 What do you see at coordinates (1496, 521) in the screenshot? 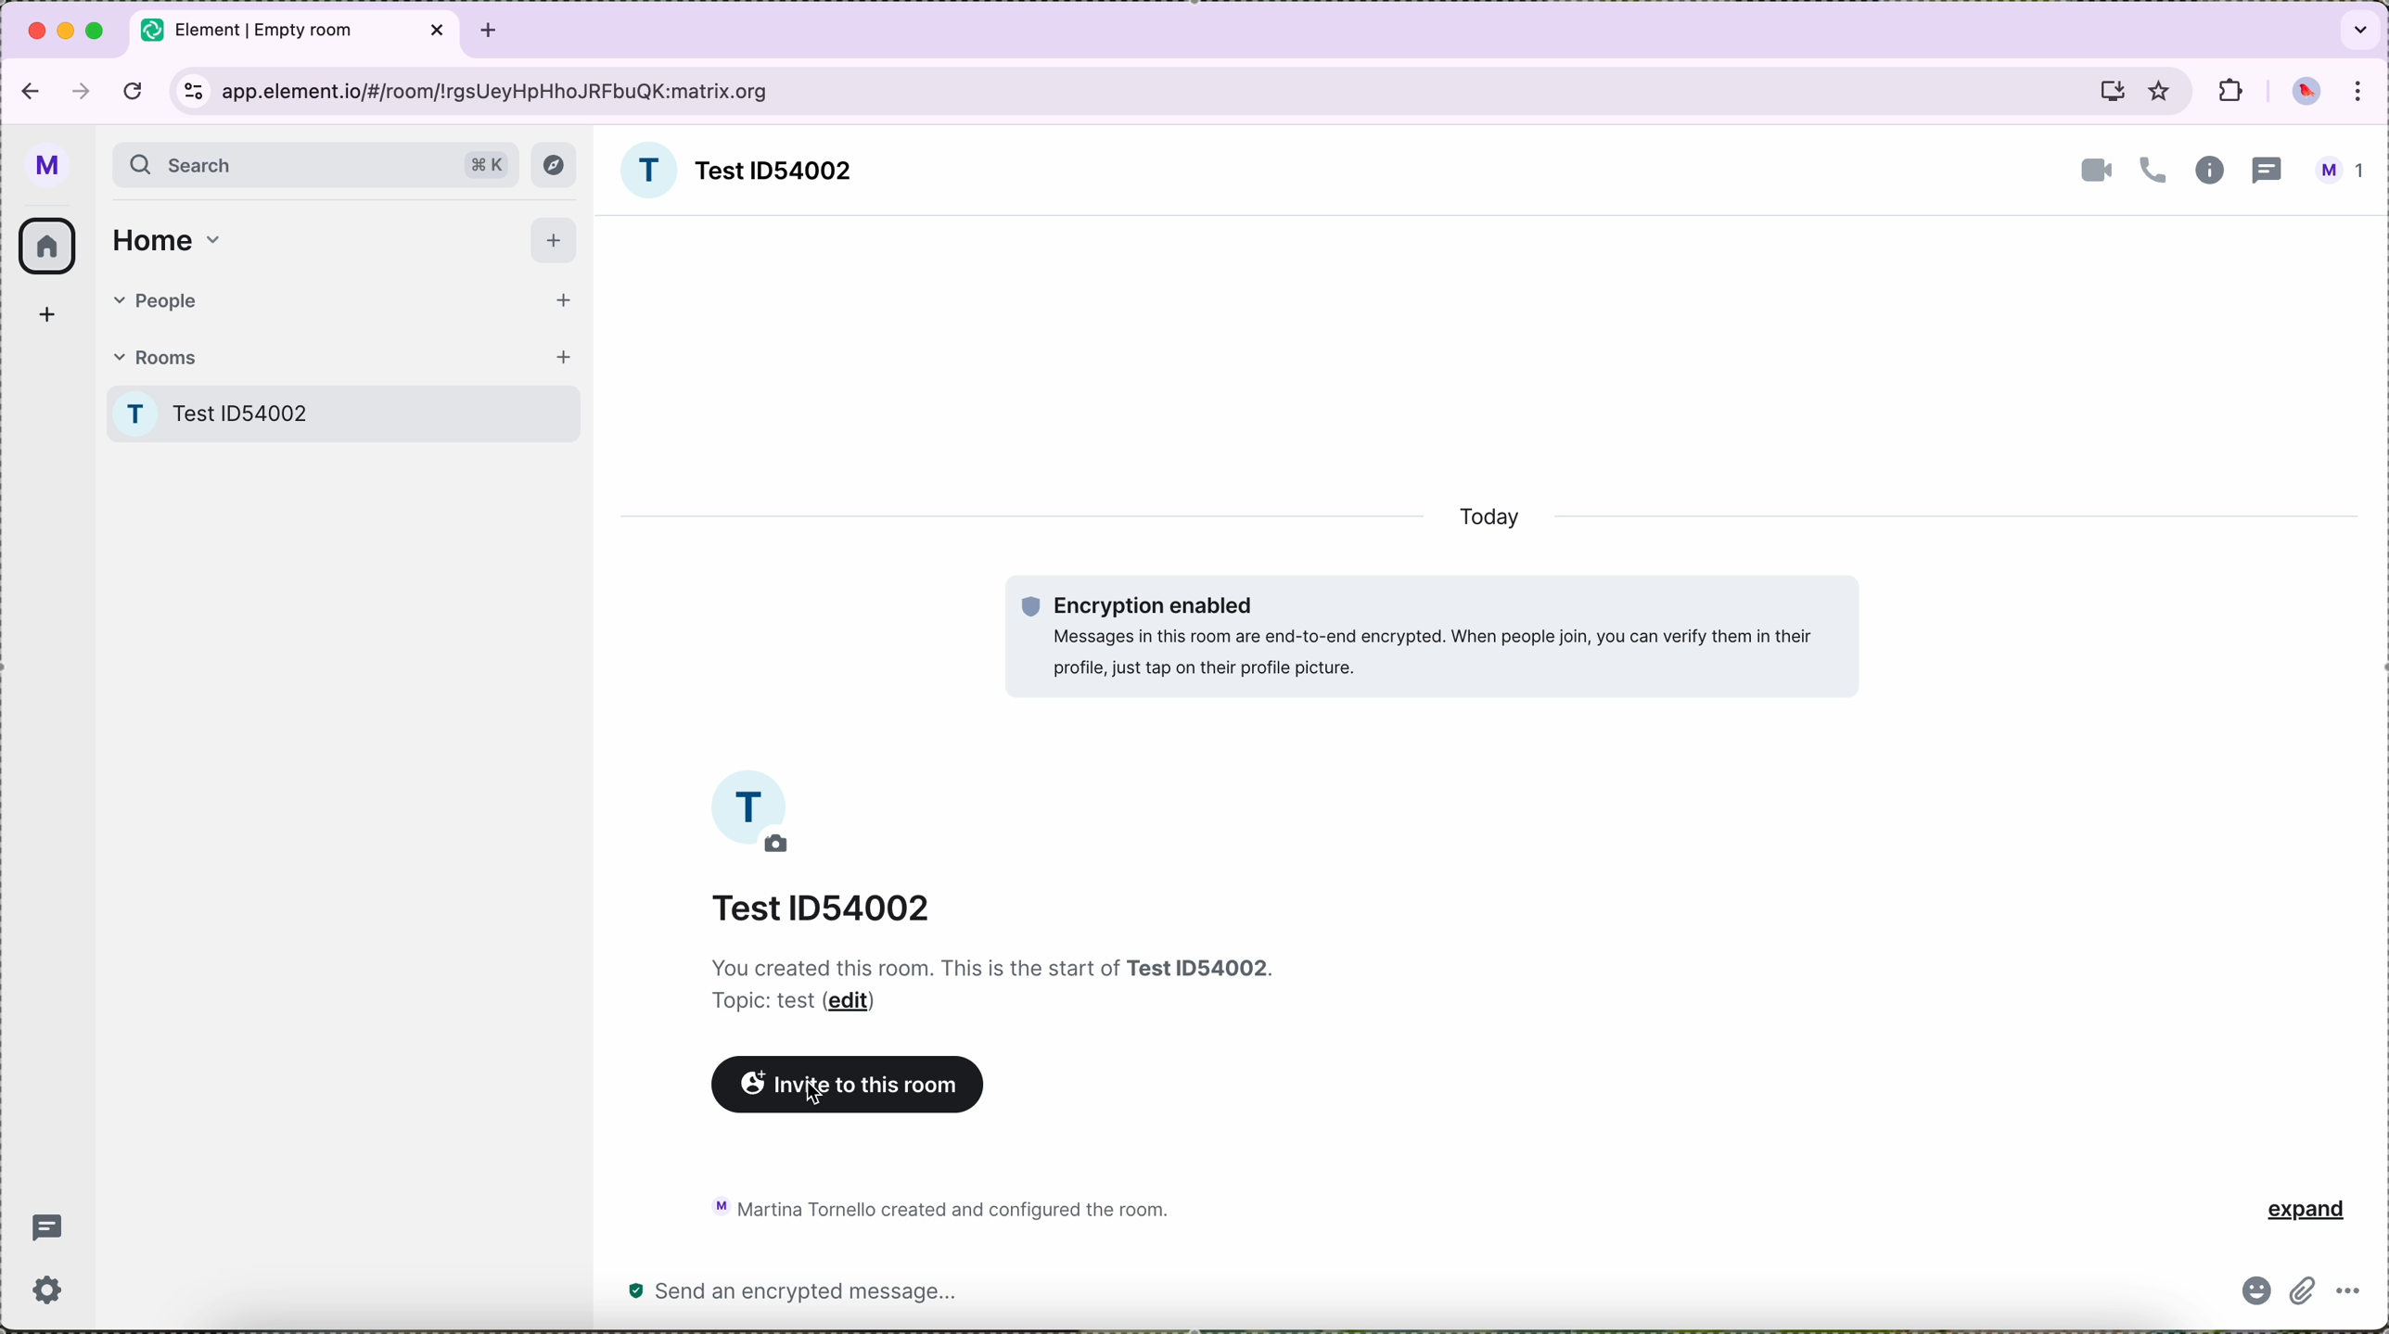
I see `today` at bounding box center [1496, 521].